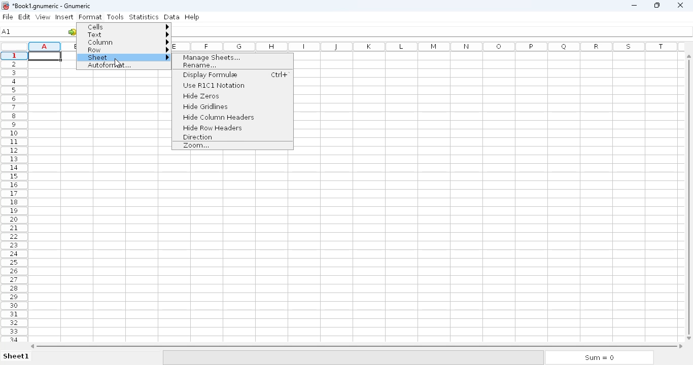  Describe the element at coordinates (5, 5) in the screenshot. I see `logo` at that location.